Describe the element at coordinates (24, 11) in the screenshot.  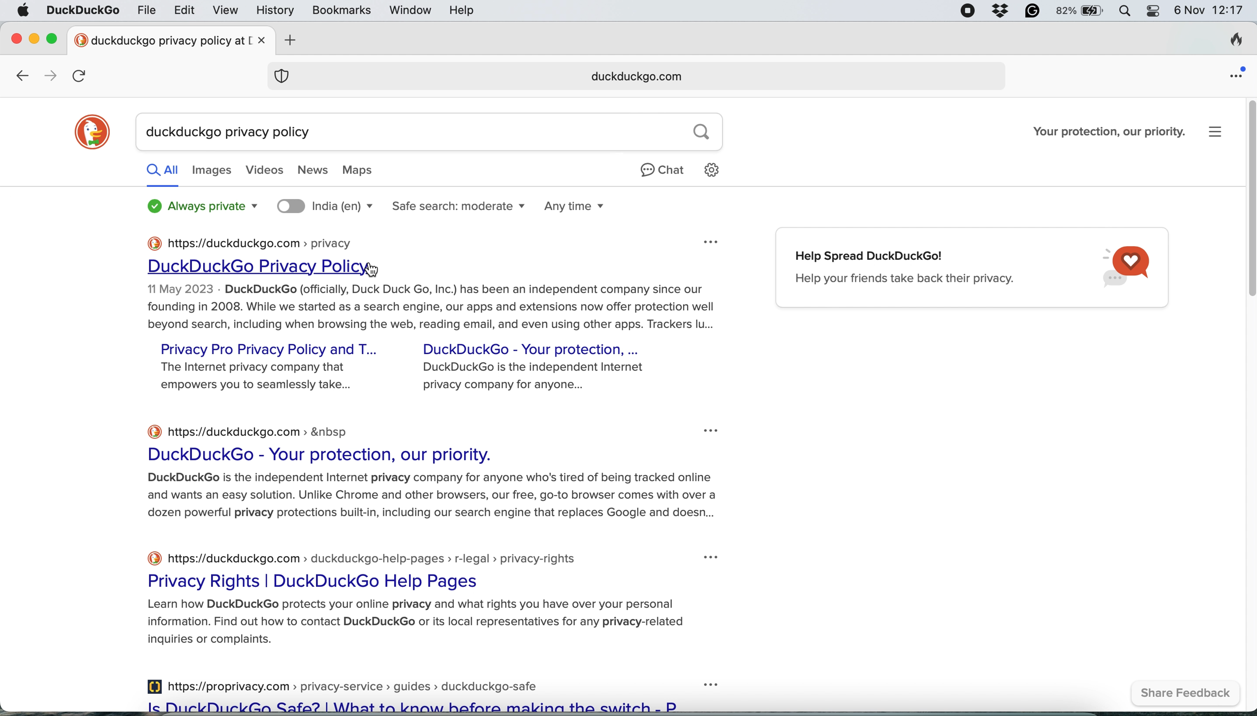
I see `system logo` at that location.